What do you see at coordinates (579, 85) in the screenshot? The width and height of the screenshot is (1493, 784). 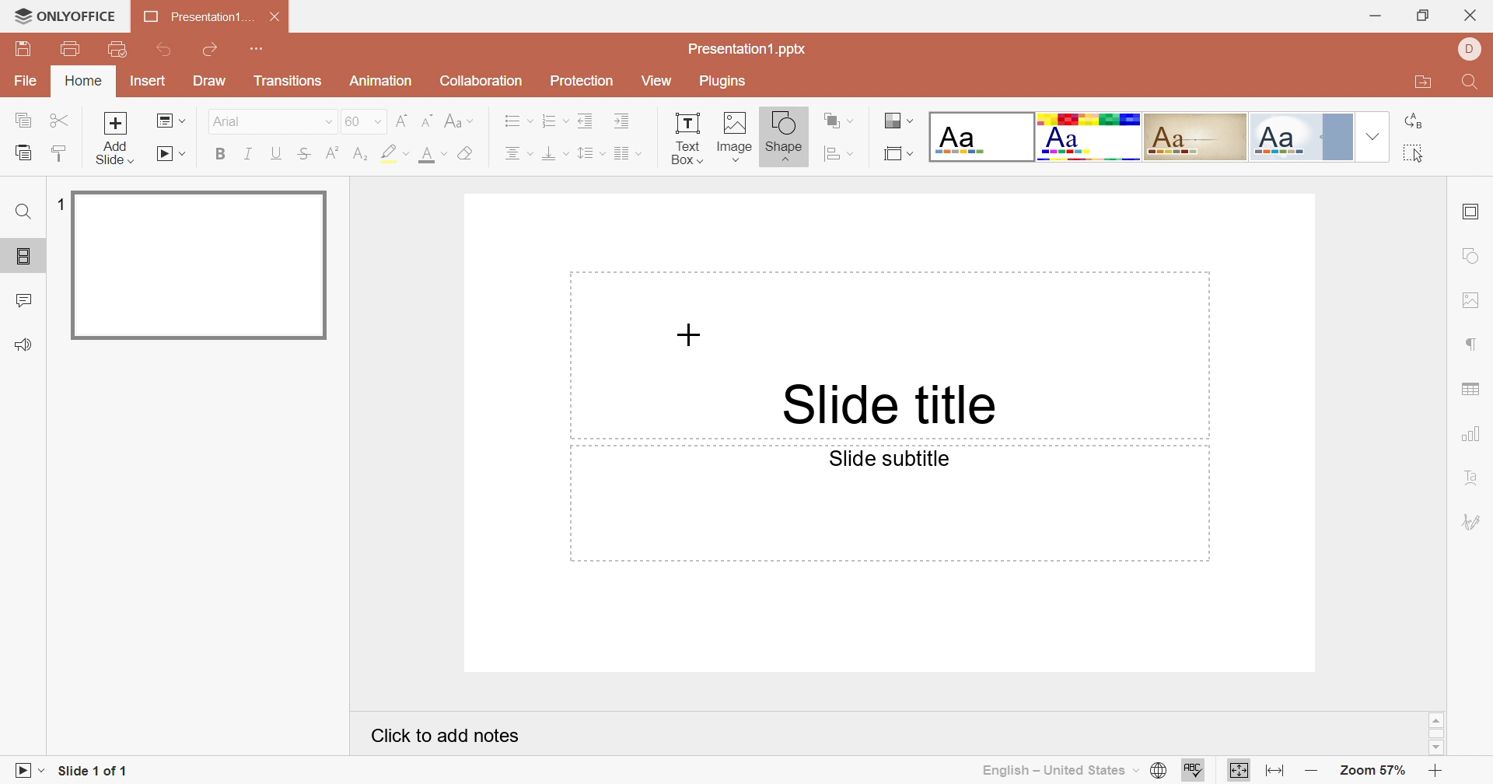 I see `Protection` at bounding box center [579, 85].